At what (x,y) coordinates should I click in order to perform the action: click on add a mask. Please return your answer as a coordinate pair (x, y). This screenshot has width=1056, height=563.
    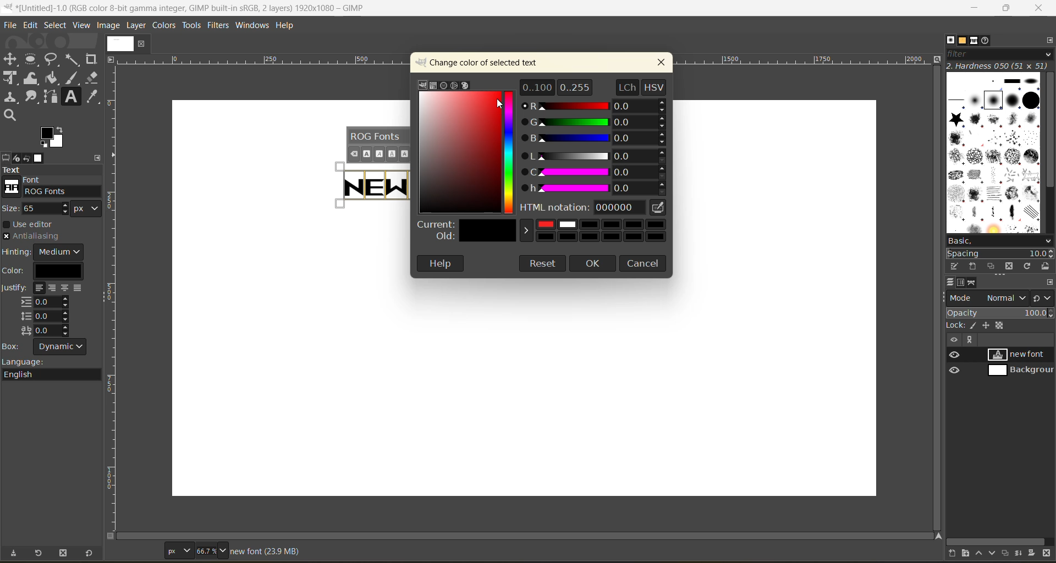
    Looking at the image, I should click on (1033, 552).